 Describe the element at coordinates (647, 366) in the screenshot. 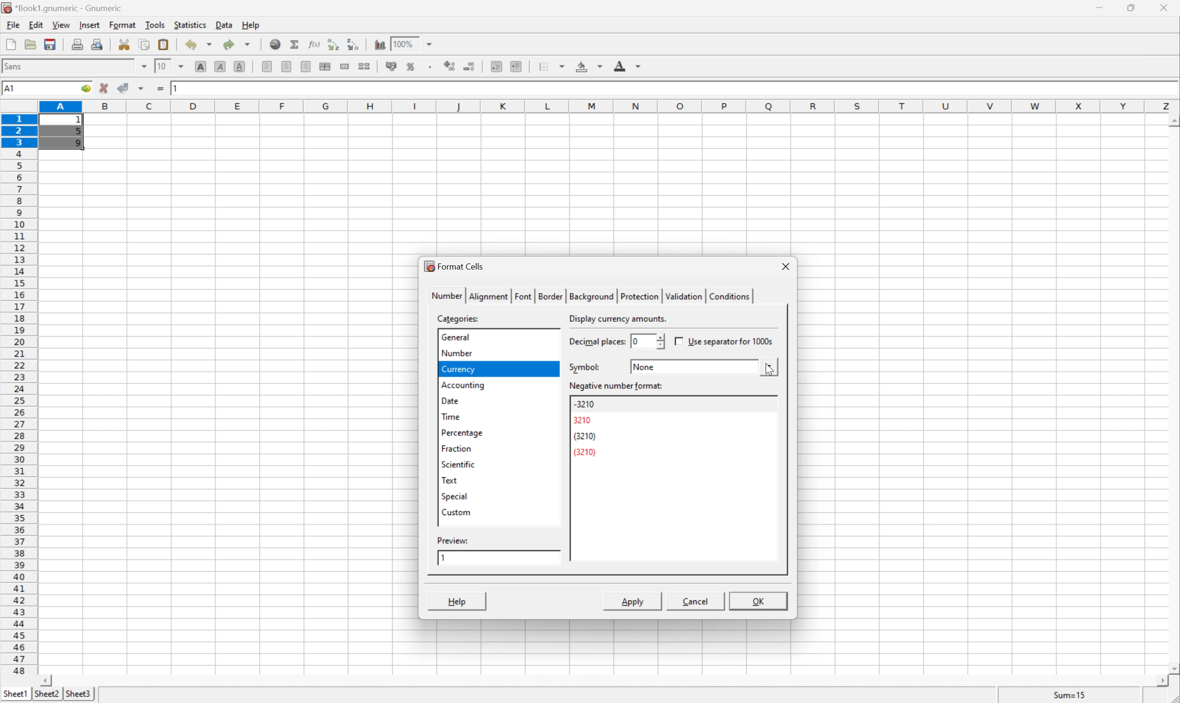

I see `none` at that location.